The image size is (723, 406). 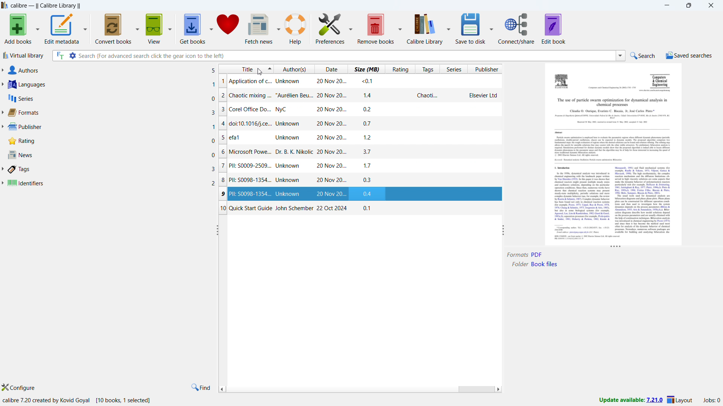 I want to click on fetch news optoins, so click(x=277, y=28).